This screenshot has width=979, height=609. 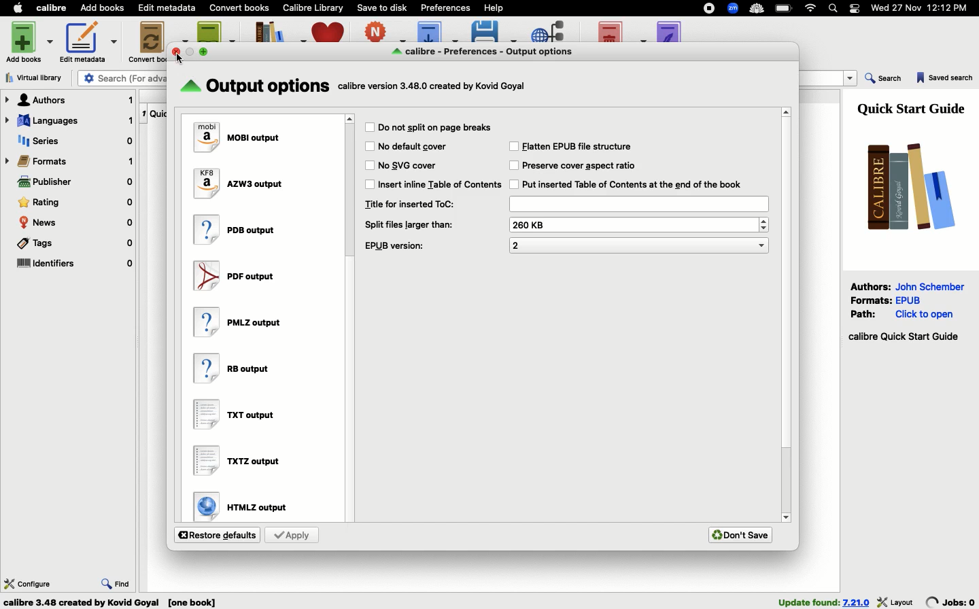 What do you see at coordinates (442, 184) in the screenshot?
I see `Insert inline table of contents` at bounding box center [442, 184].